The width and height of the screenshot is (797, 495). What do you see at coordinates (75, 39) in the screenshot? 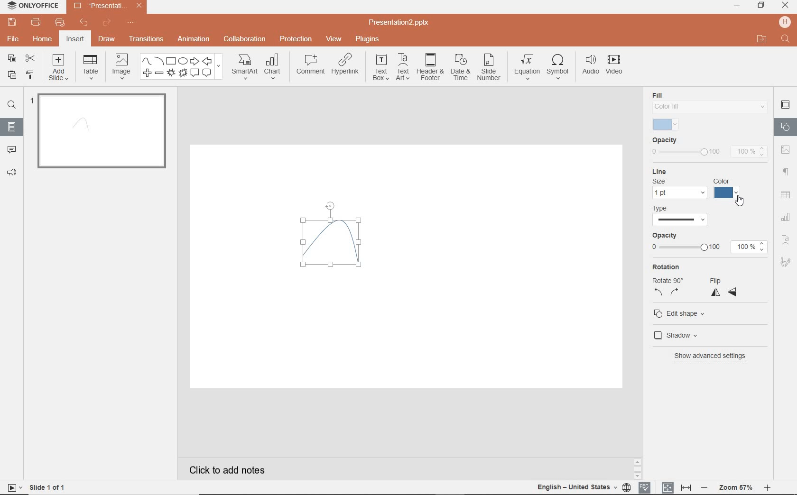
I see `INSERT` at bounding box center [75, 39].